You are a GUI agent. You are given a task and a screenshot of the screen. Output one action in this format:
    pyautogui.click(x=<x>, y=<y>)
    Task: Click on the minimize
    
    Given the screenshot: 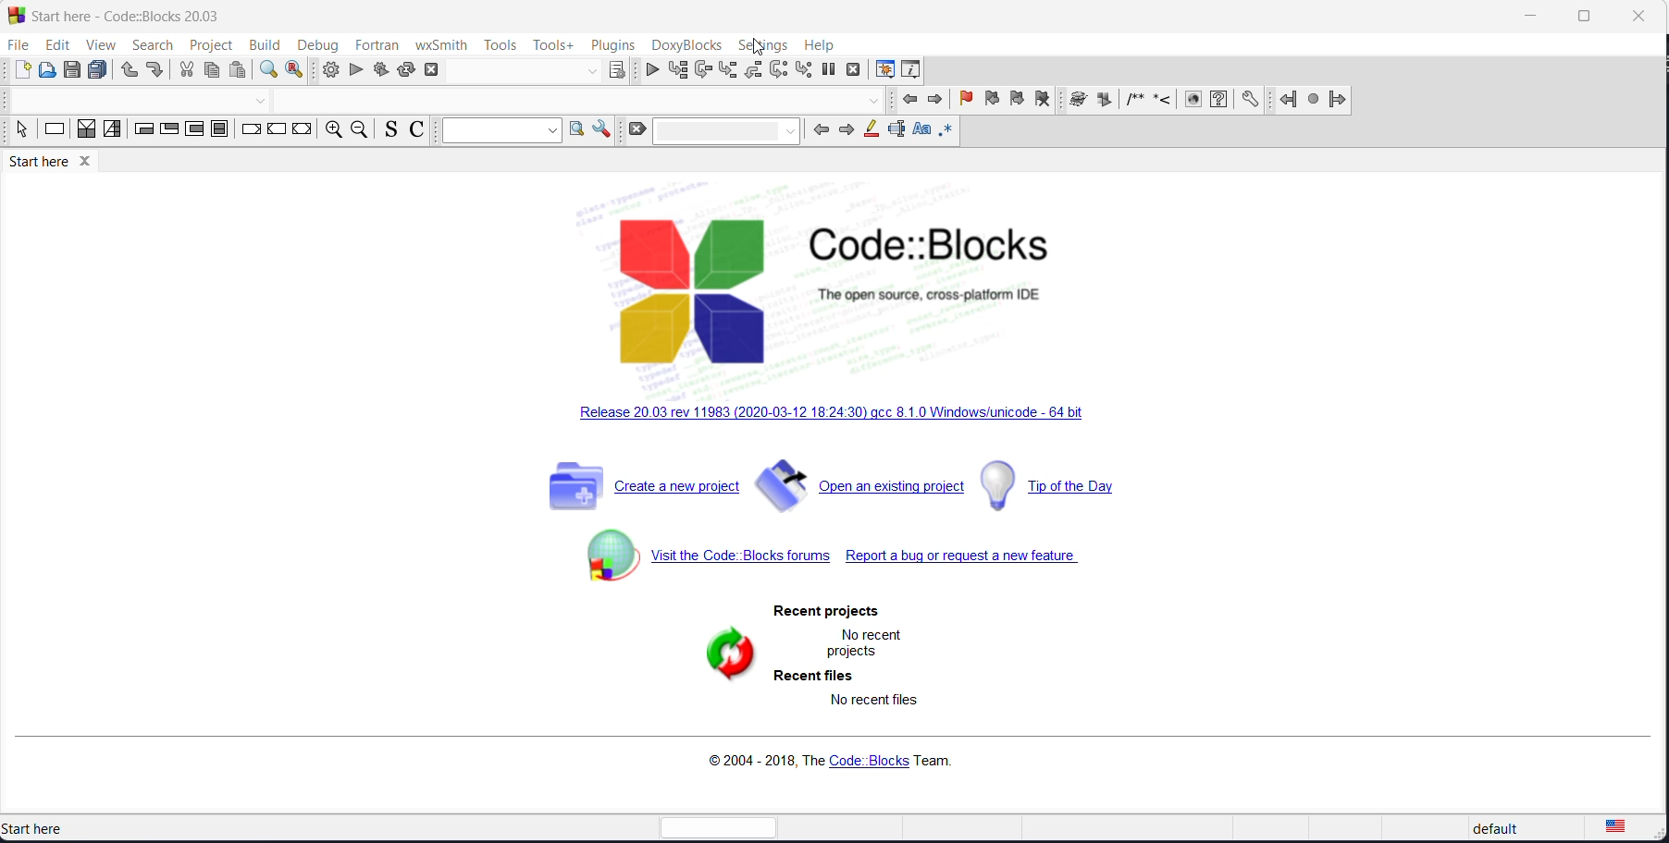 What is the action you would take?
    pyautogui.click(x=1527, y=18)
    